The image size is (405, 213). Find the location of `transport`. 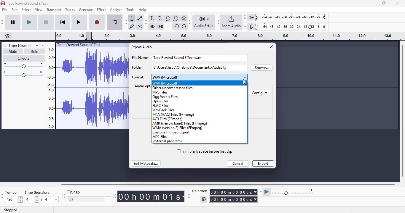

transport is located at coordinates (54, 10).